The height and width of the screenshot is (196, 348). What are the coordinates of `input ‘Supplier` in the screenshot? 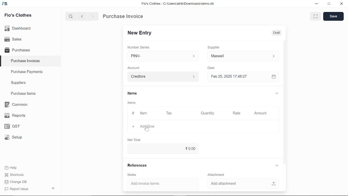 It's located at (243, 56).